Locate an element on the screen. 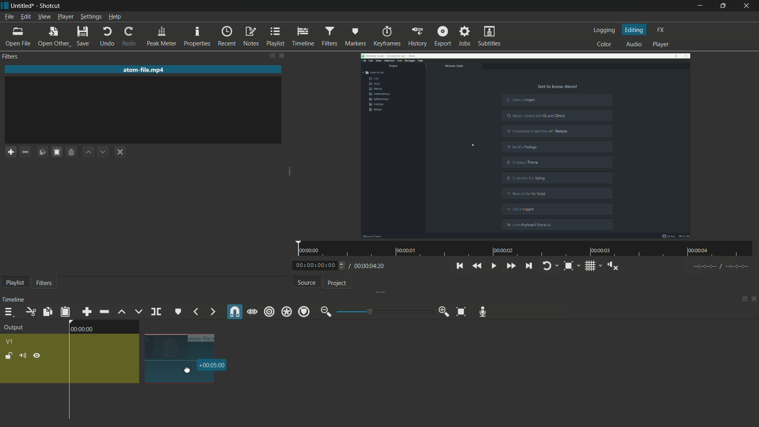 Image resolution: width=759 pixels, height=427 pixels. zoom adjustment bar is located at coordinates (383, 311).